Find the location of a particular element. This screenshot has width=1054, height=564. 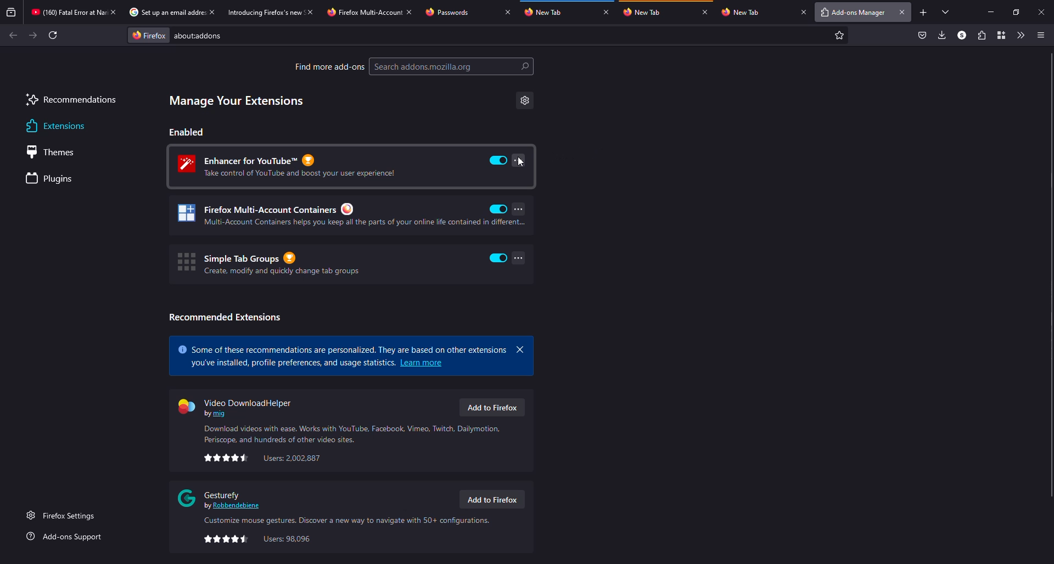

multi-account is located at coordinates (330, 216).